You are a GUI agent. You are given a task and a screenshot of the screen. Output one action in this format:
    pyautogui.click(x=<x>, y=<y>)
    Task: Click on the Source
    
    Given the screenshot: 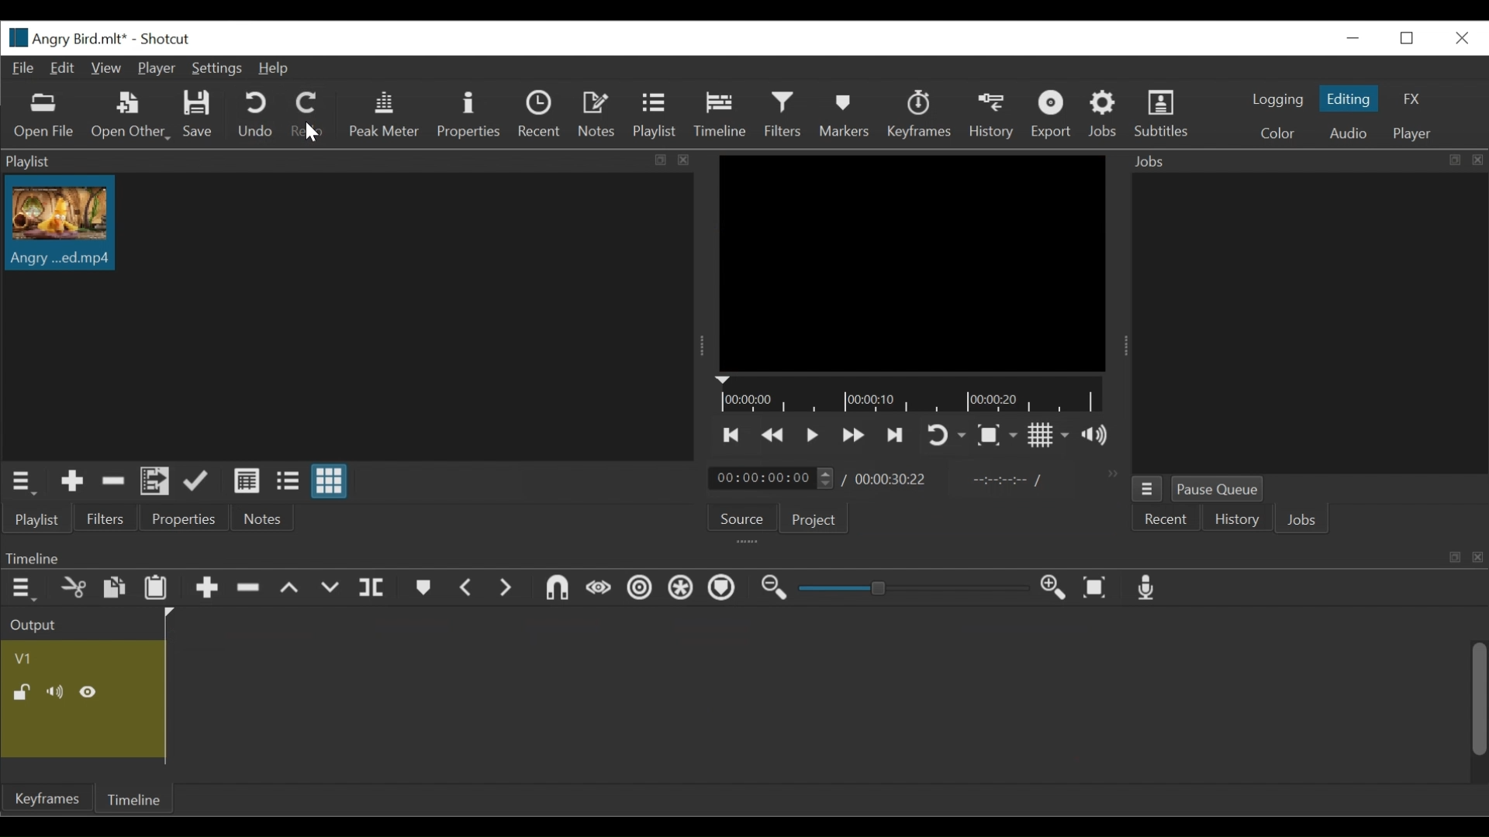 What is the action you would take?
    pyautogui.click(x=738, y=519)
    